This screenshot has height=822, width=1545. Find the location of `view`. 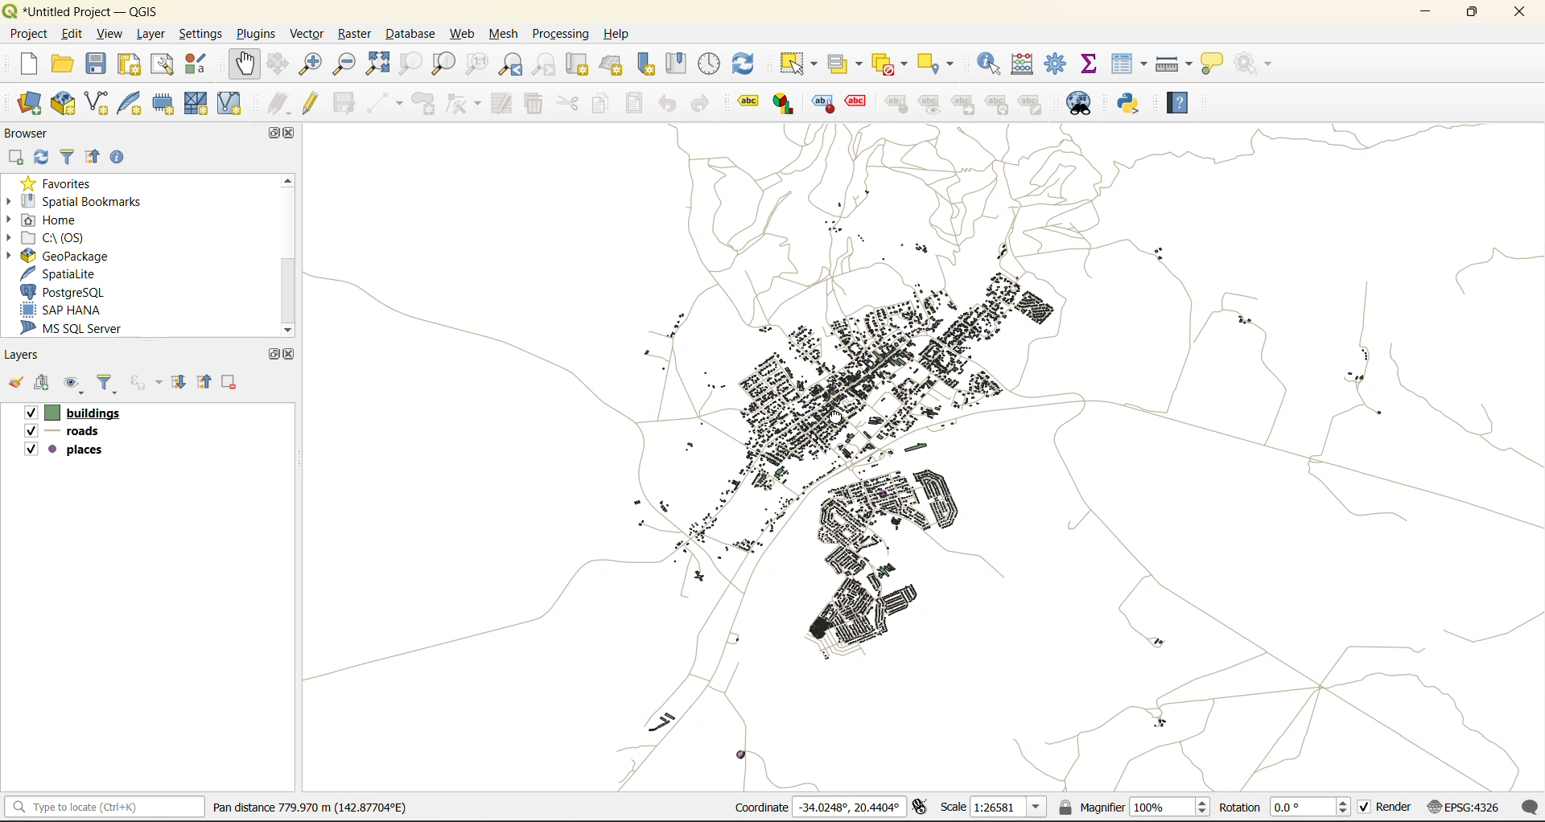

view is located at coordinates (110, 35).